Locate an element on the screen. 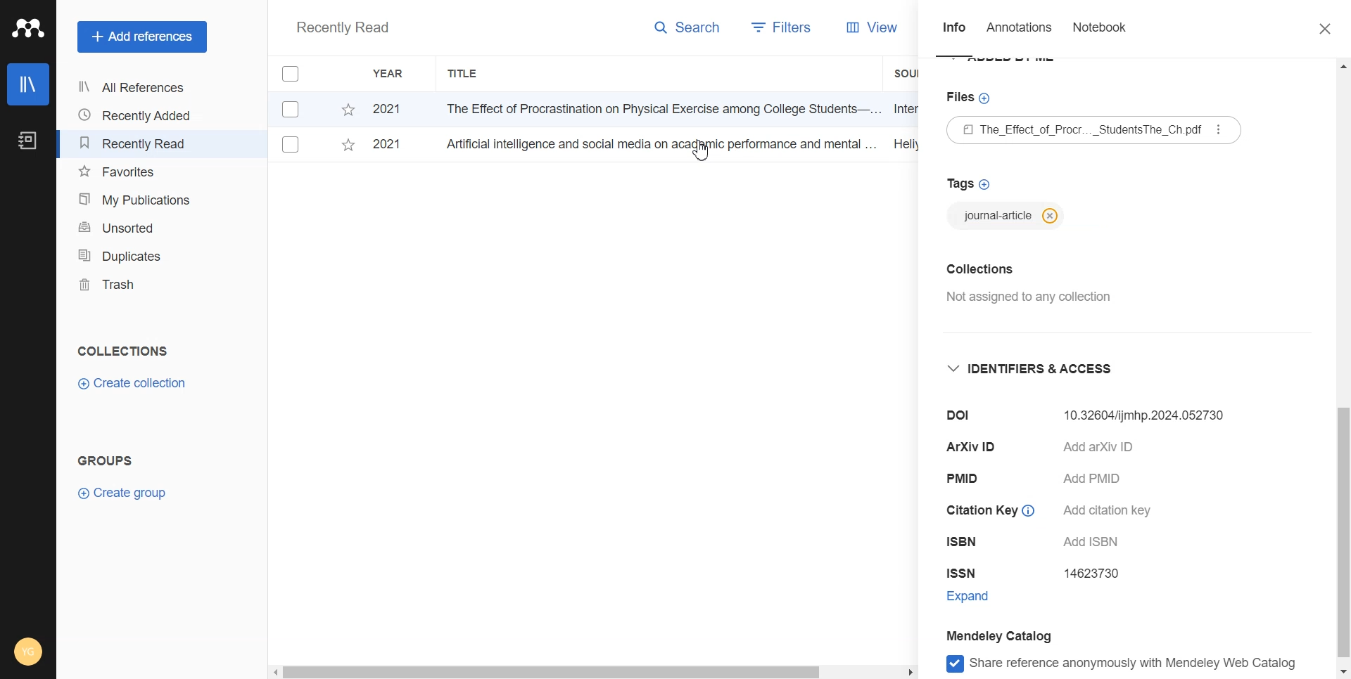  Citation Key © Add citation key is located at coordinates (1055, 513).